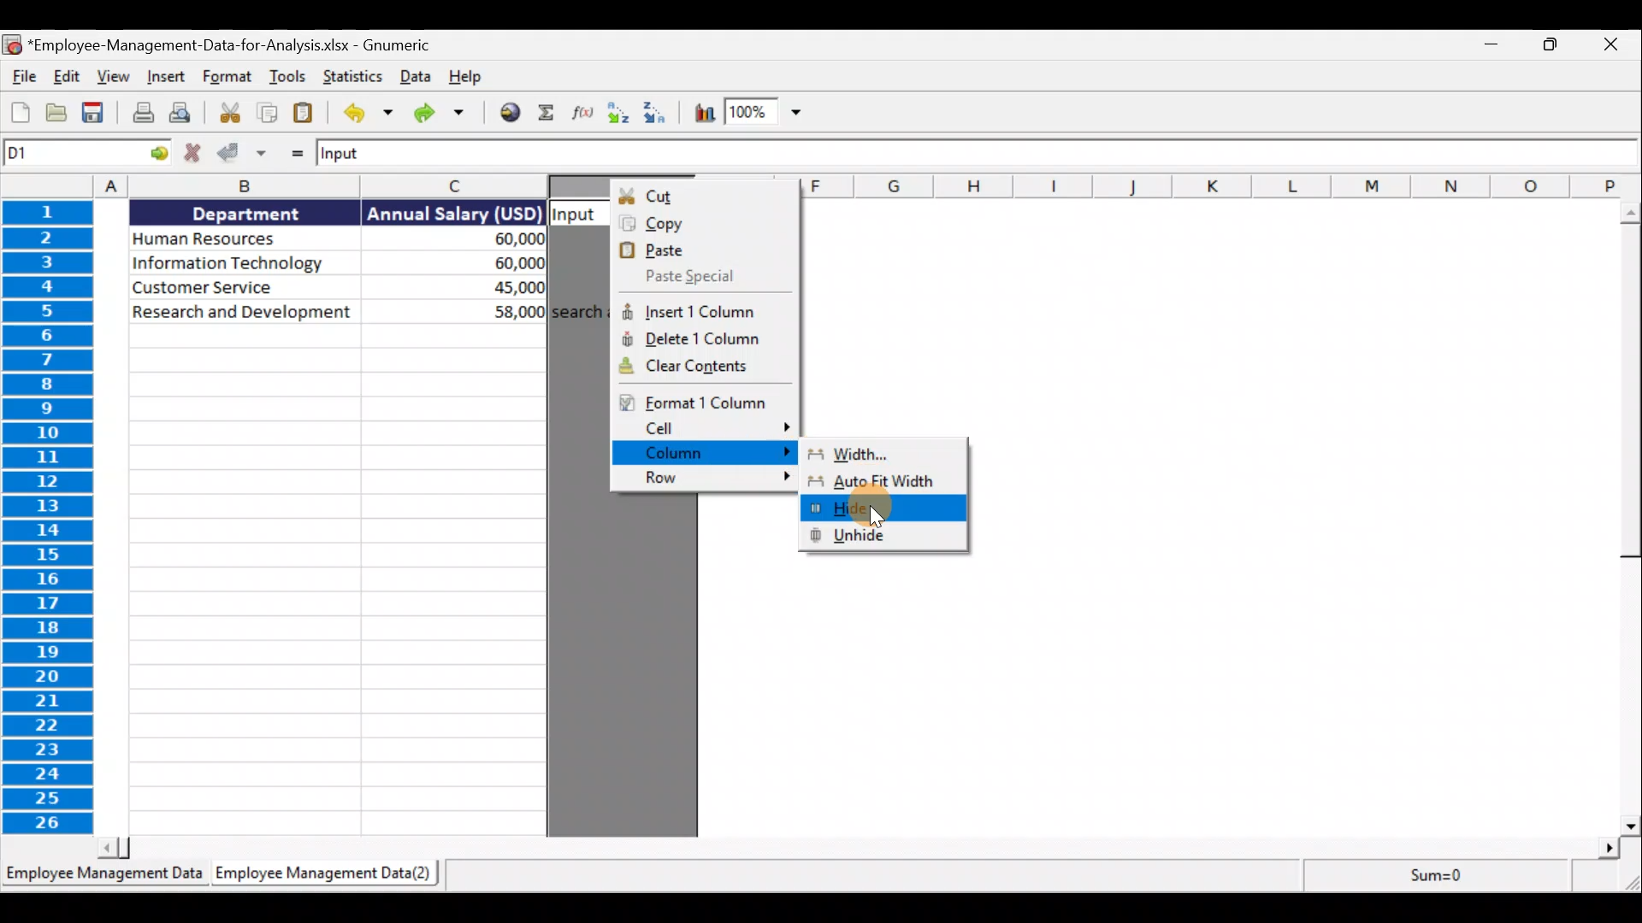 The width and height of the screenshot is (1642, 923). Describe the element at coordinates (582, 115) in the screenshot. I see `Edit a function in the current cell` at that location.